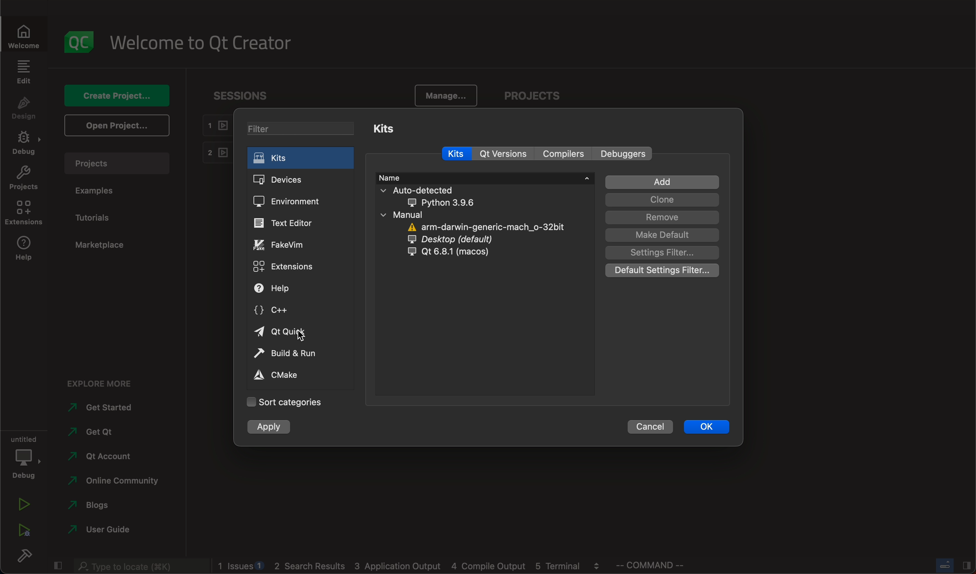  Describe the element at coordinates (283, 376) in the screenshot. I see `cmake` at that location.